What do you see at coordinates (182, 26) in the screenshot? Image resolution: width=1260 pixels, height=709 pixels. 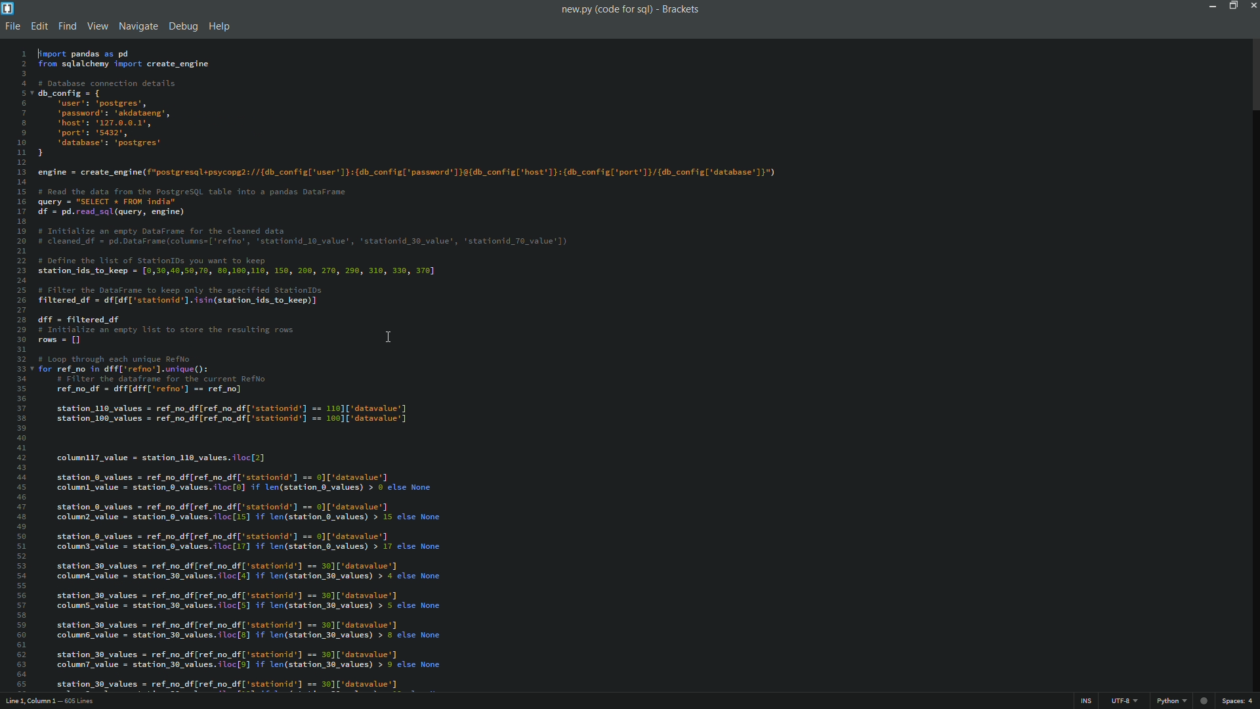 I see `debug menu` at bounding box center [182, 26].